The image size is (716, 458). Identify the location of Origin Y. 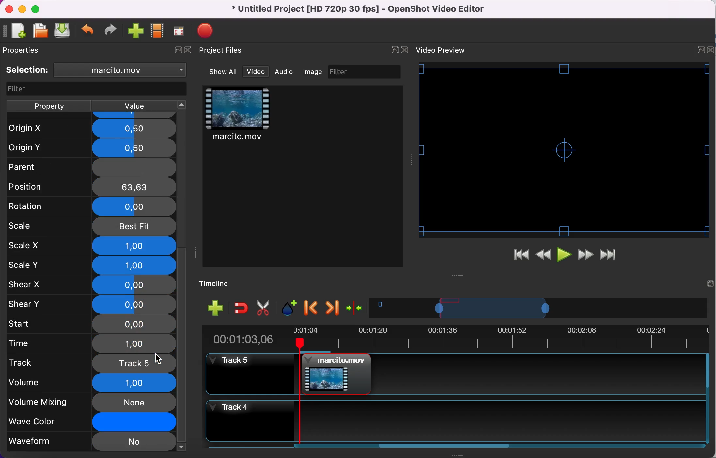
(89, 148).